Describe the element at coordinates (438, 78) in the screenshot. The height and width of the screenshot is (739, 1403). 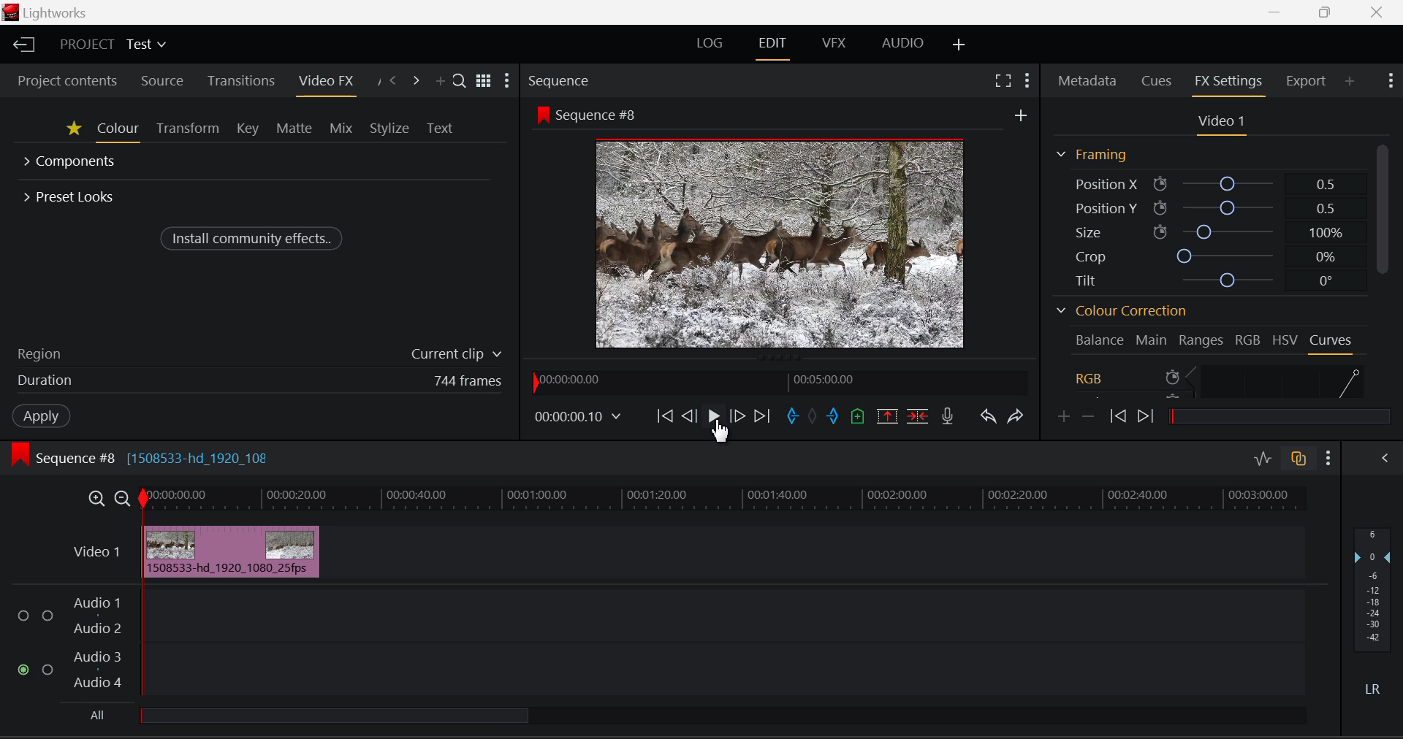
I see `Add Panel` at that location.